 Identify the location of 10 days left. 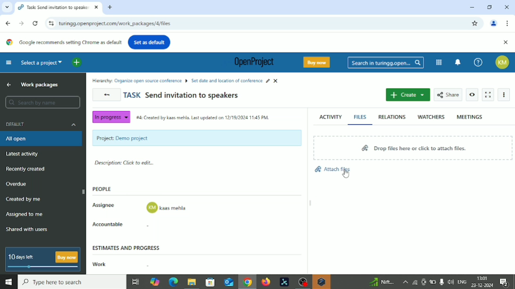
(22, 257).